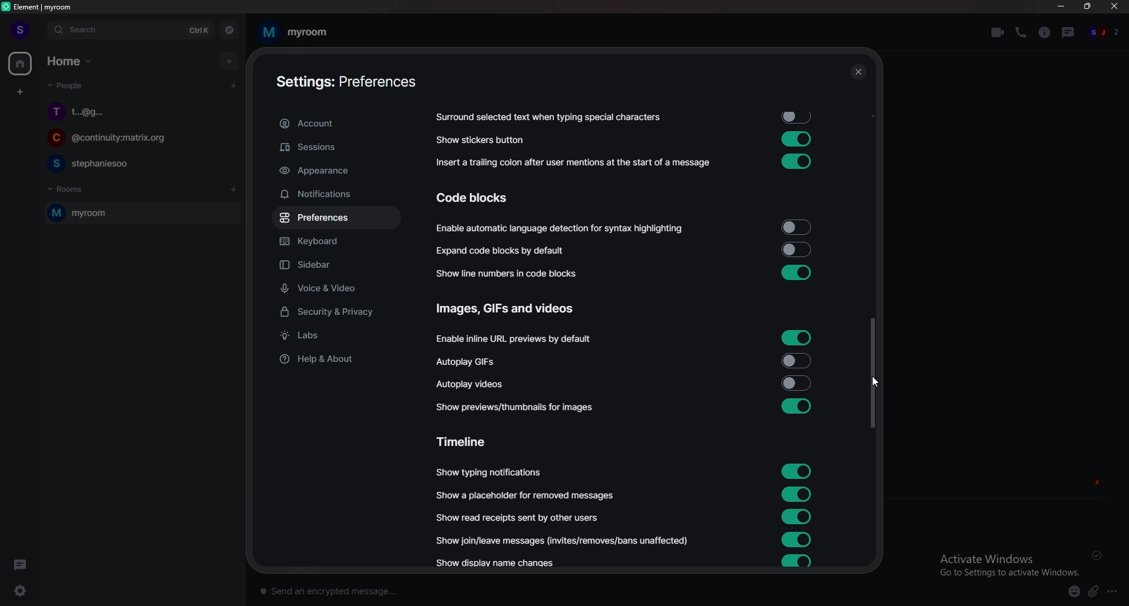 This screenshot has width=1129, height=606. I want to click on chat, so click(139, 163).